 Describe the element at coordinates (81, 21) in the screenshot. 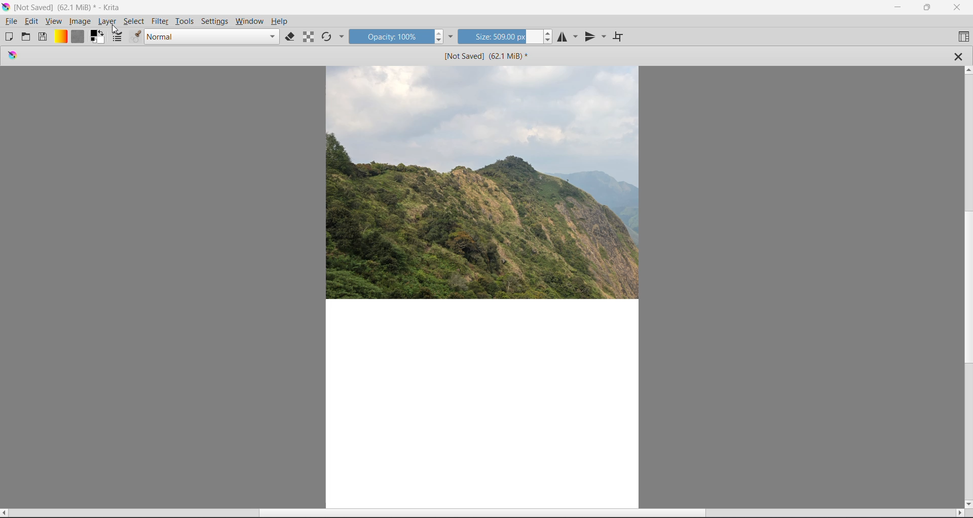

I see `Image` at that location.